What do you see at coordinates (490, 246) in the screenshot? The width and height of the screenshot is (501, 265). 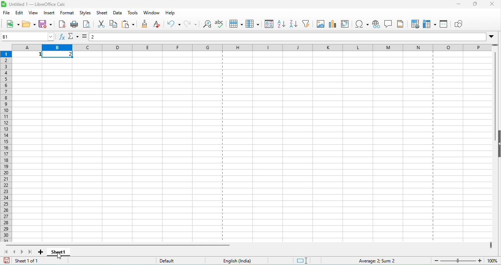 I see `drag to view more colums` at bounding box center [490, 246].